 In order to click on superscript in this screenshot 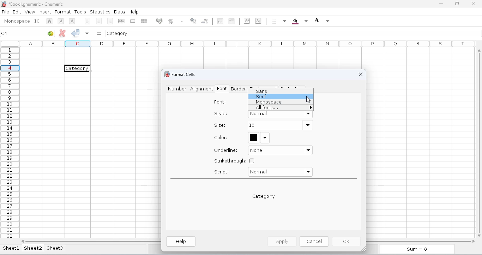, I will do `click(247, 21)`.